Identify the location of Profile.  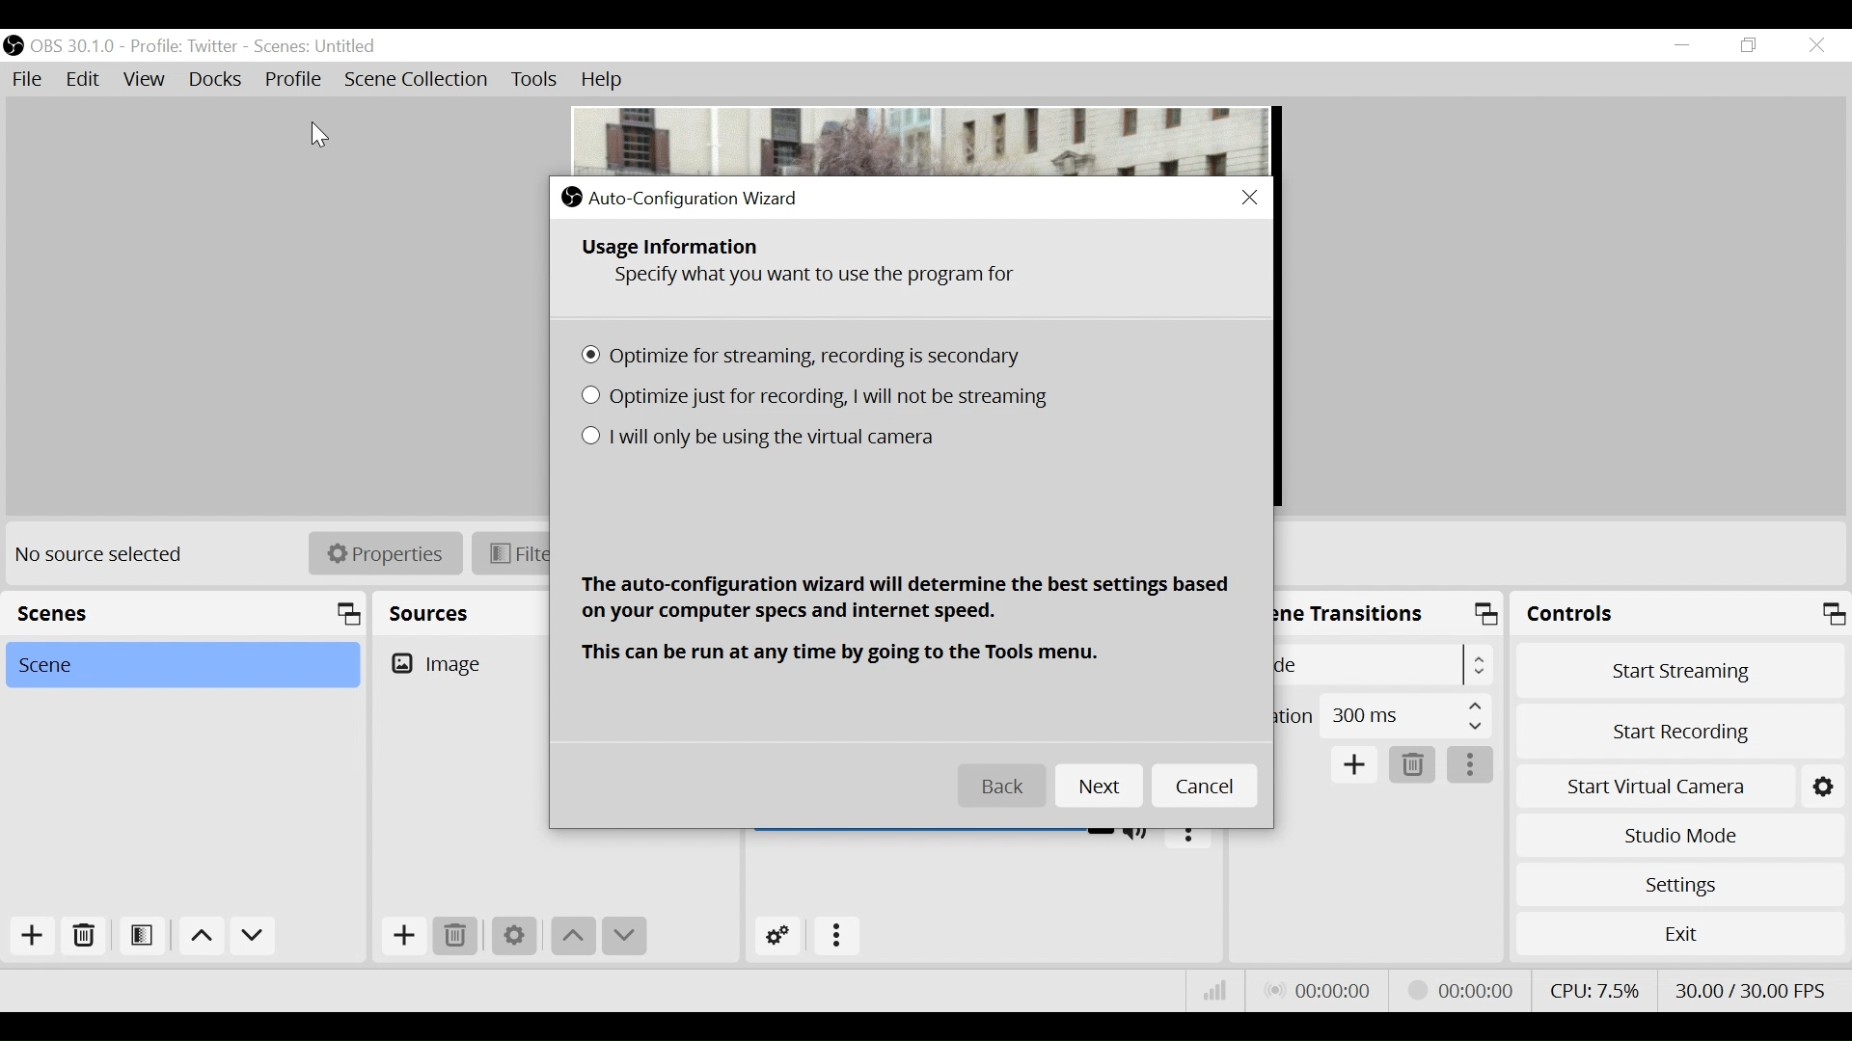
(184, 46).